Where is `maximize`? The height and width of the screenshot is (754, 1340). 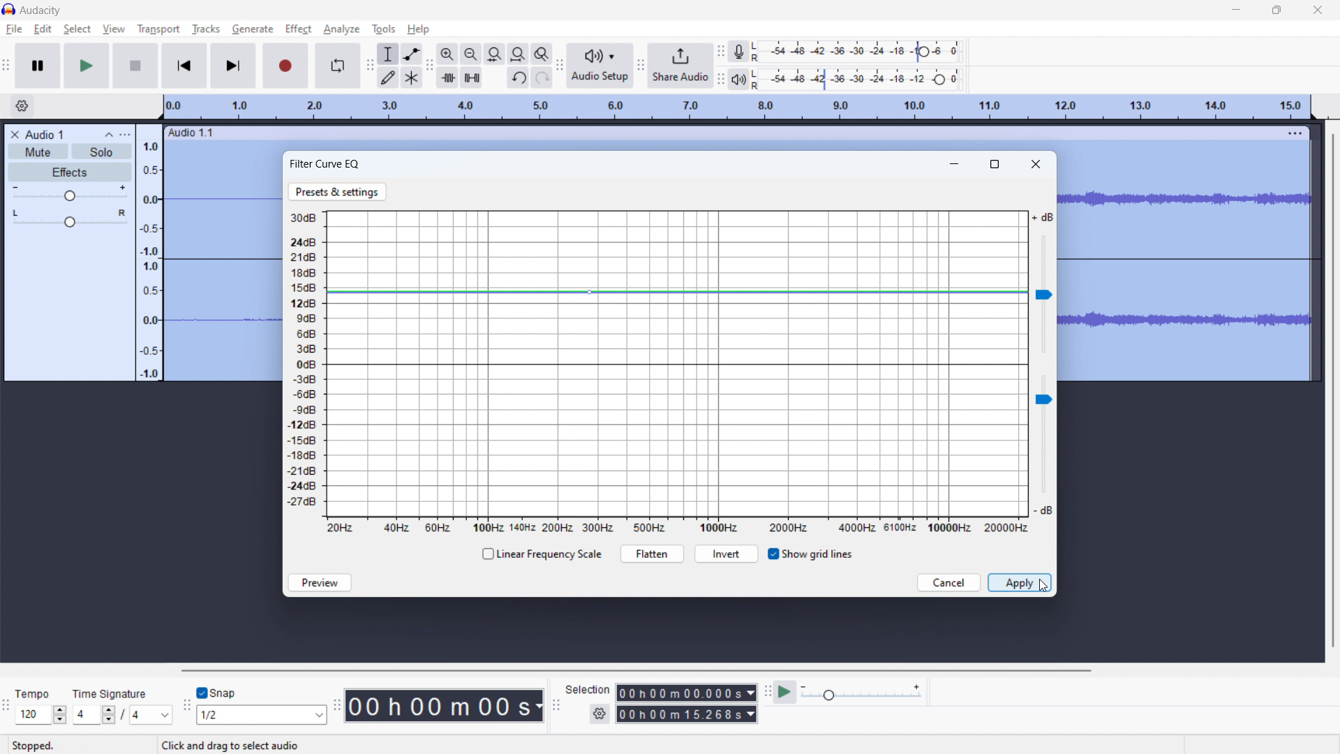
maximize is located at coordinates (996, 163).